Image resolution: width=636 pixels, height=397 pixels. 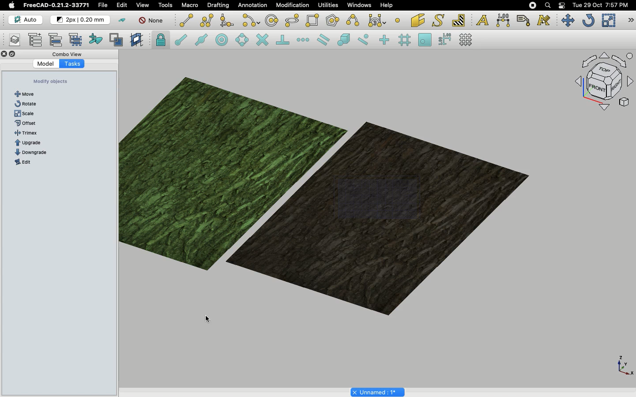 What do you see at coordinates (544, 20) in the screenshot?
I see `Annotation styles` at bounding box center [544, 20].